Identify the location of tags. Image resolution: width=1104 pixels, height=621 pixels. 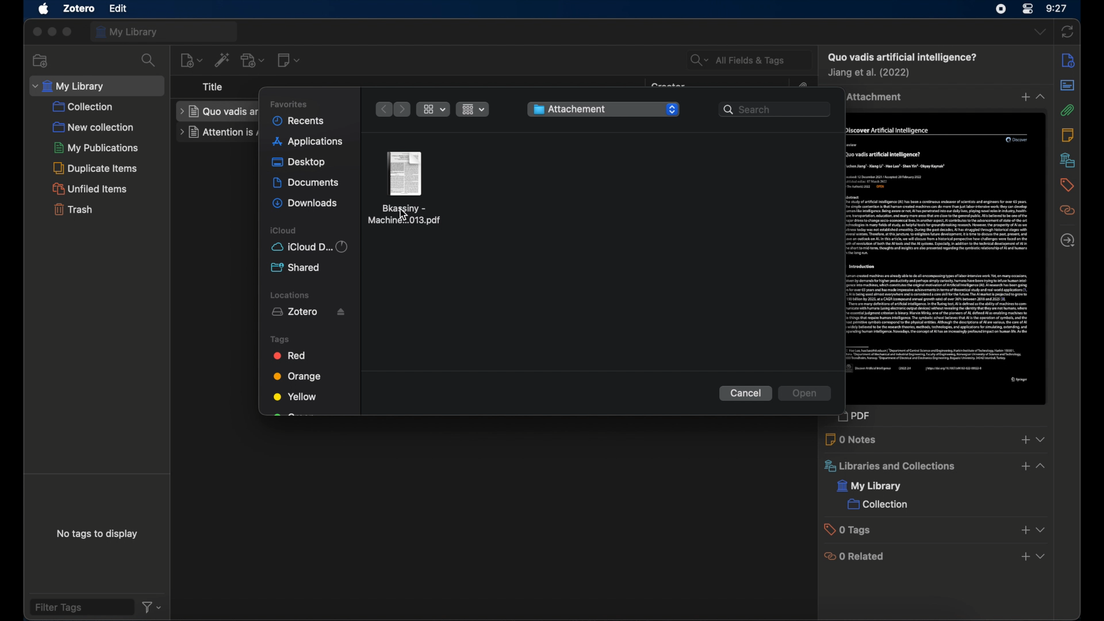
(1066, 185).